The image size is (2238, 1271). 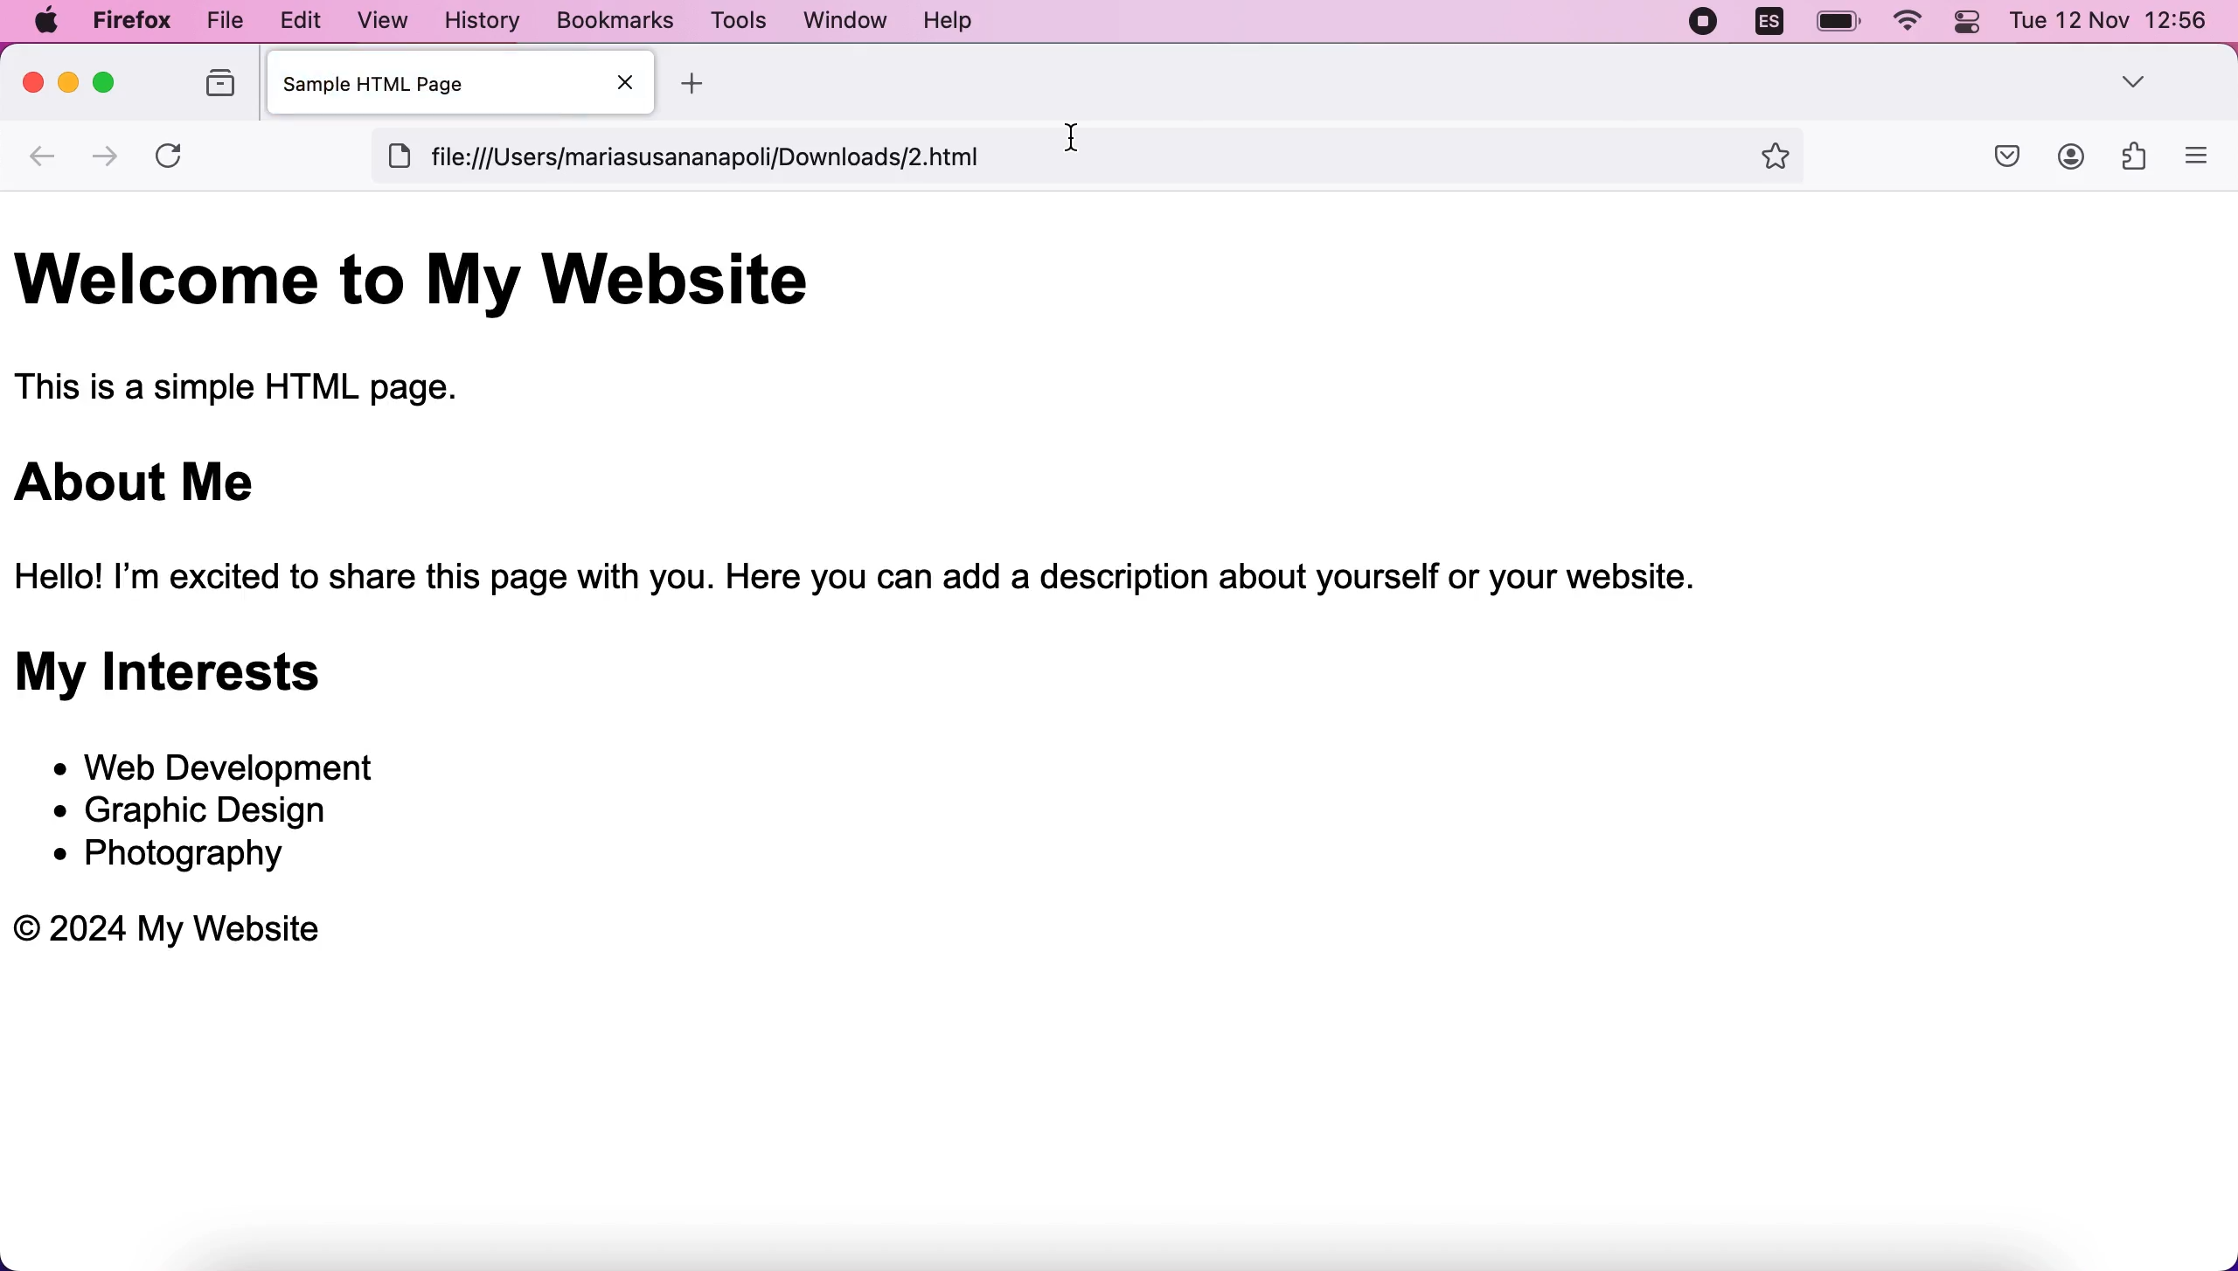 What do you see at coordinates (456, 84) in the screenshot?
I see `Sample HTML Page` at bounding box center [456, 84].